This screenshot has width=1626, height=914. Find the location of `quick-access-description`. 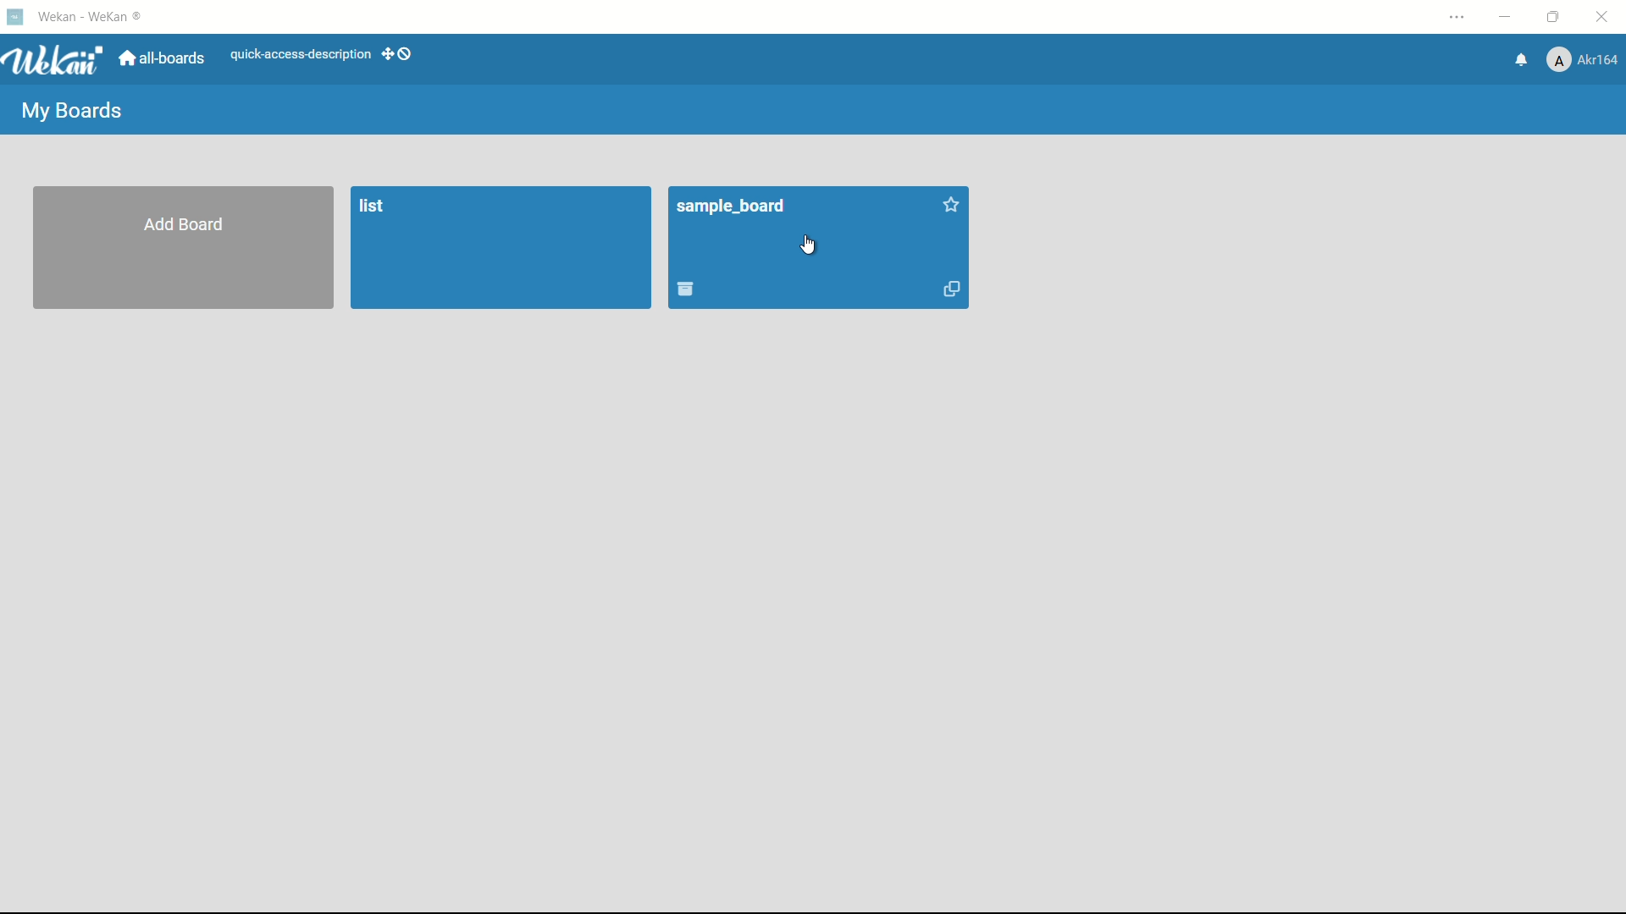

quick-access-description is located at coordinates (301, 56).